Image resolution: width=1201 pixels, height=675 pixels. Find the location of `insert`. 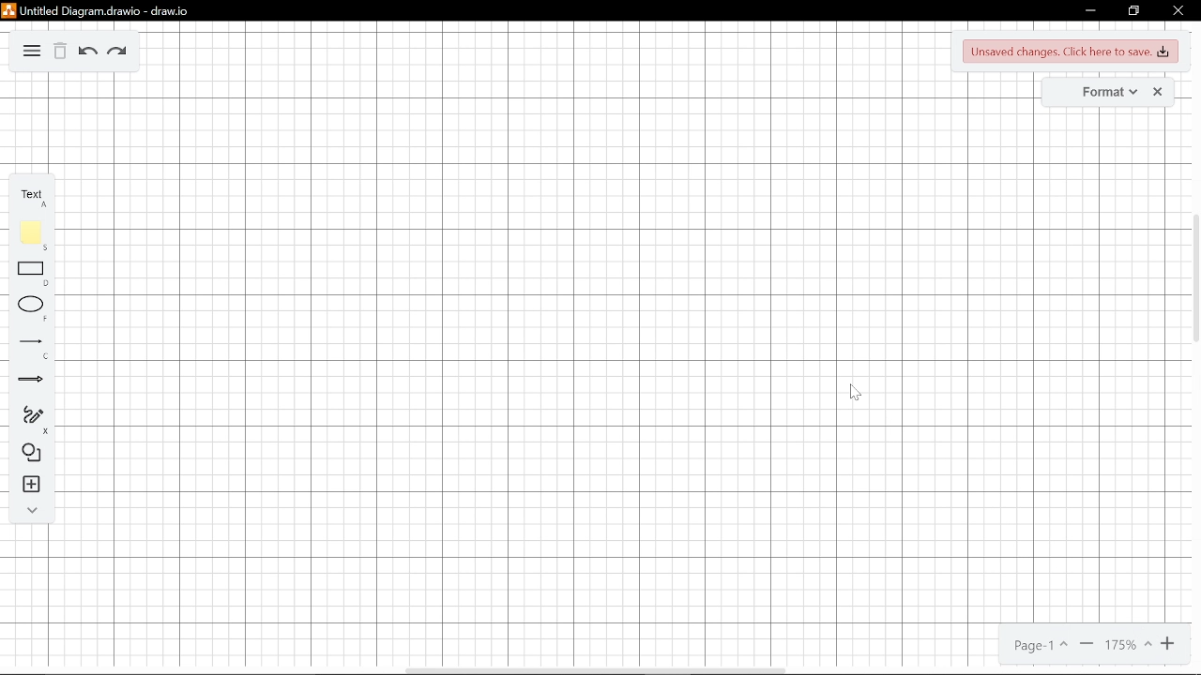

insert is located at coordinates (24, 486).